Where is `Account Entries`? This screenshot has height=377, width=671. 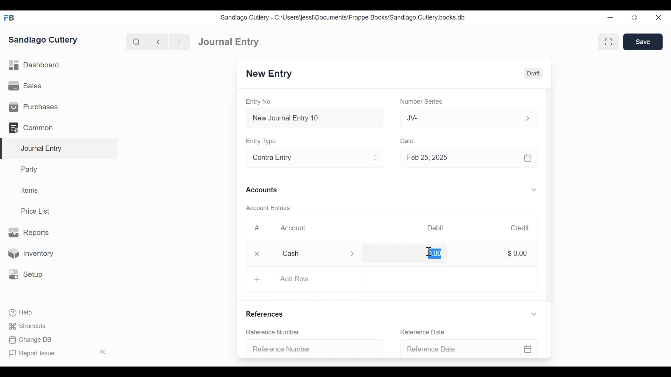
Account Entries is located at coordinates (271, 208).